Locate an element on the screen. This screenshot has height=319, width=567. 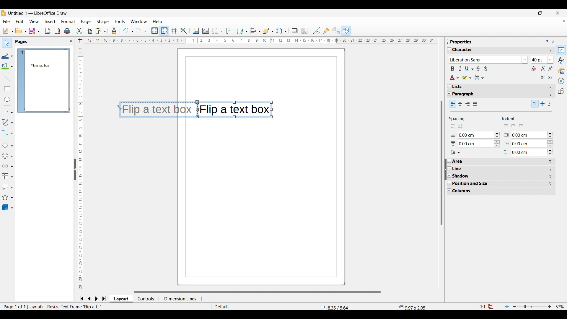
Export directly as PDF is located at coordinates (58, 31).